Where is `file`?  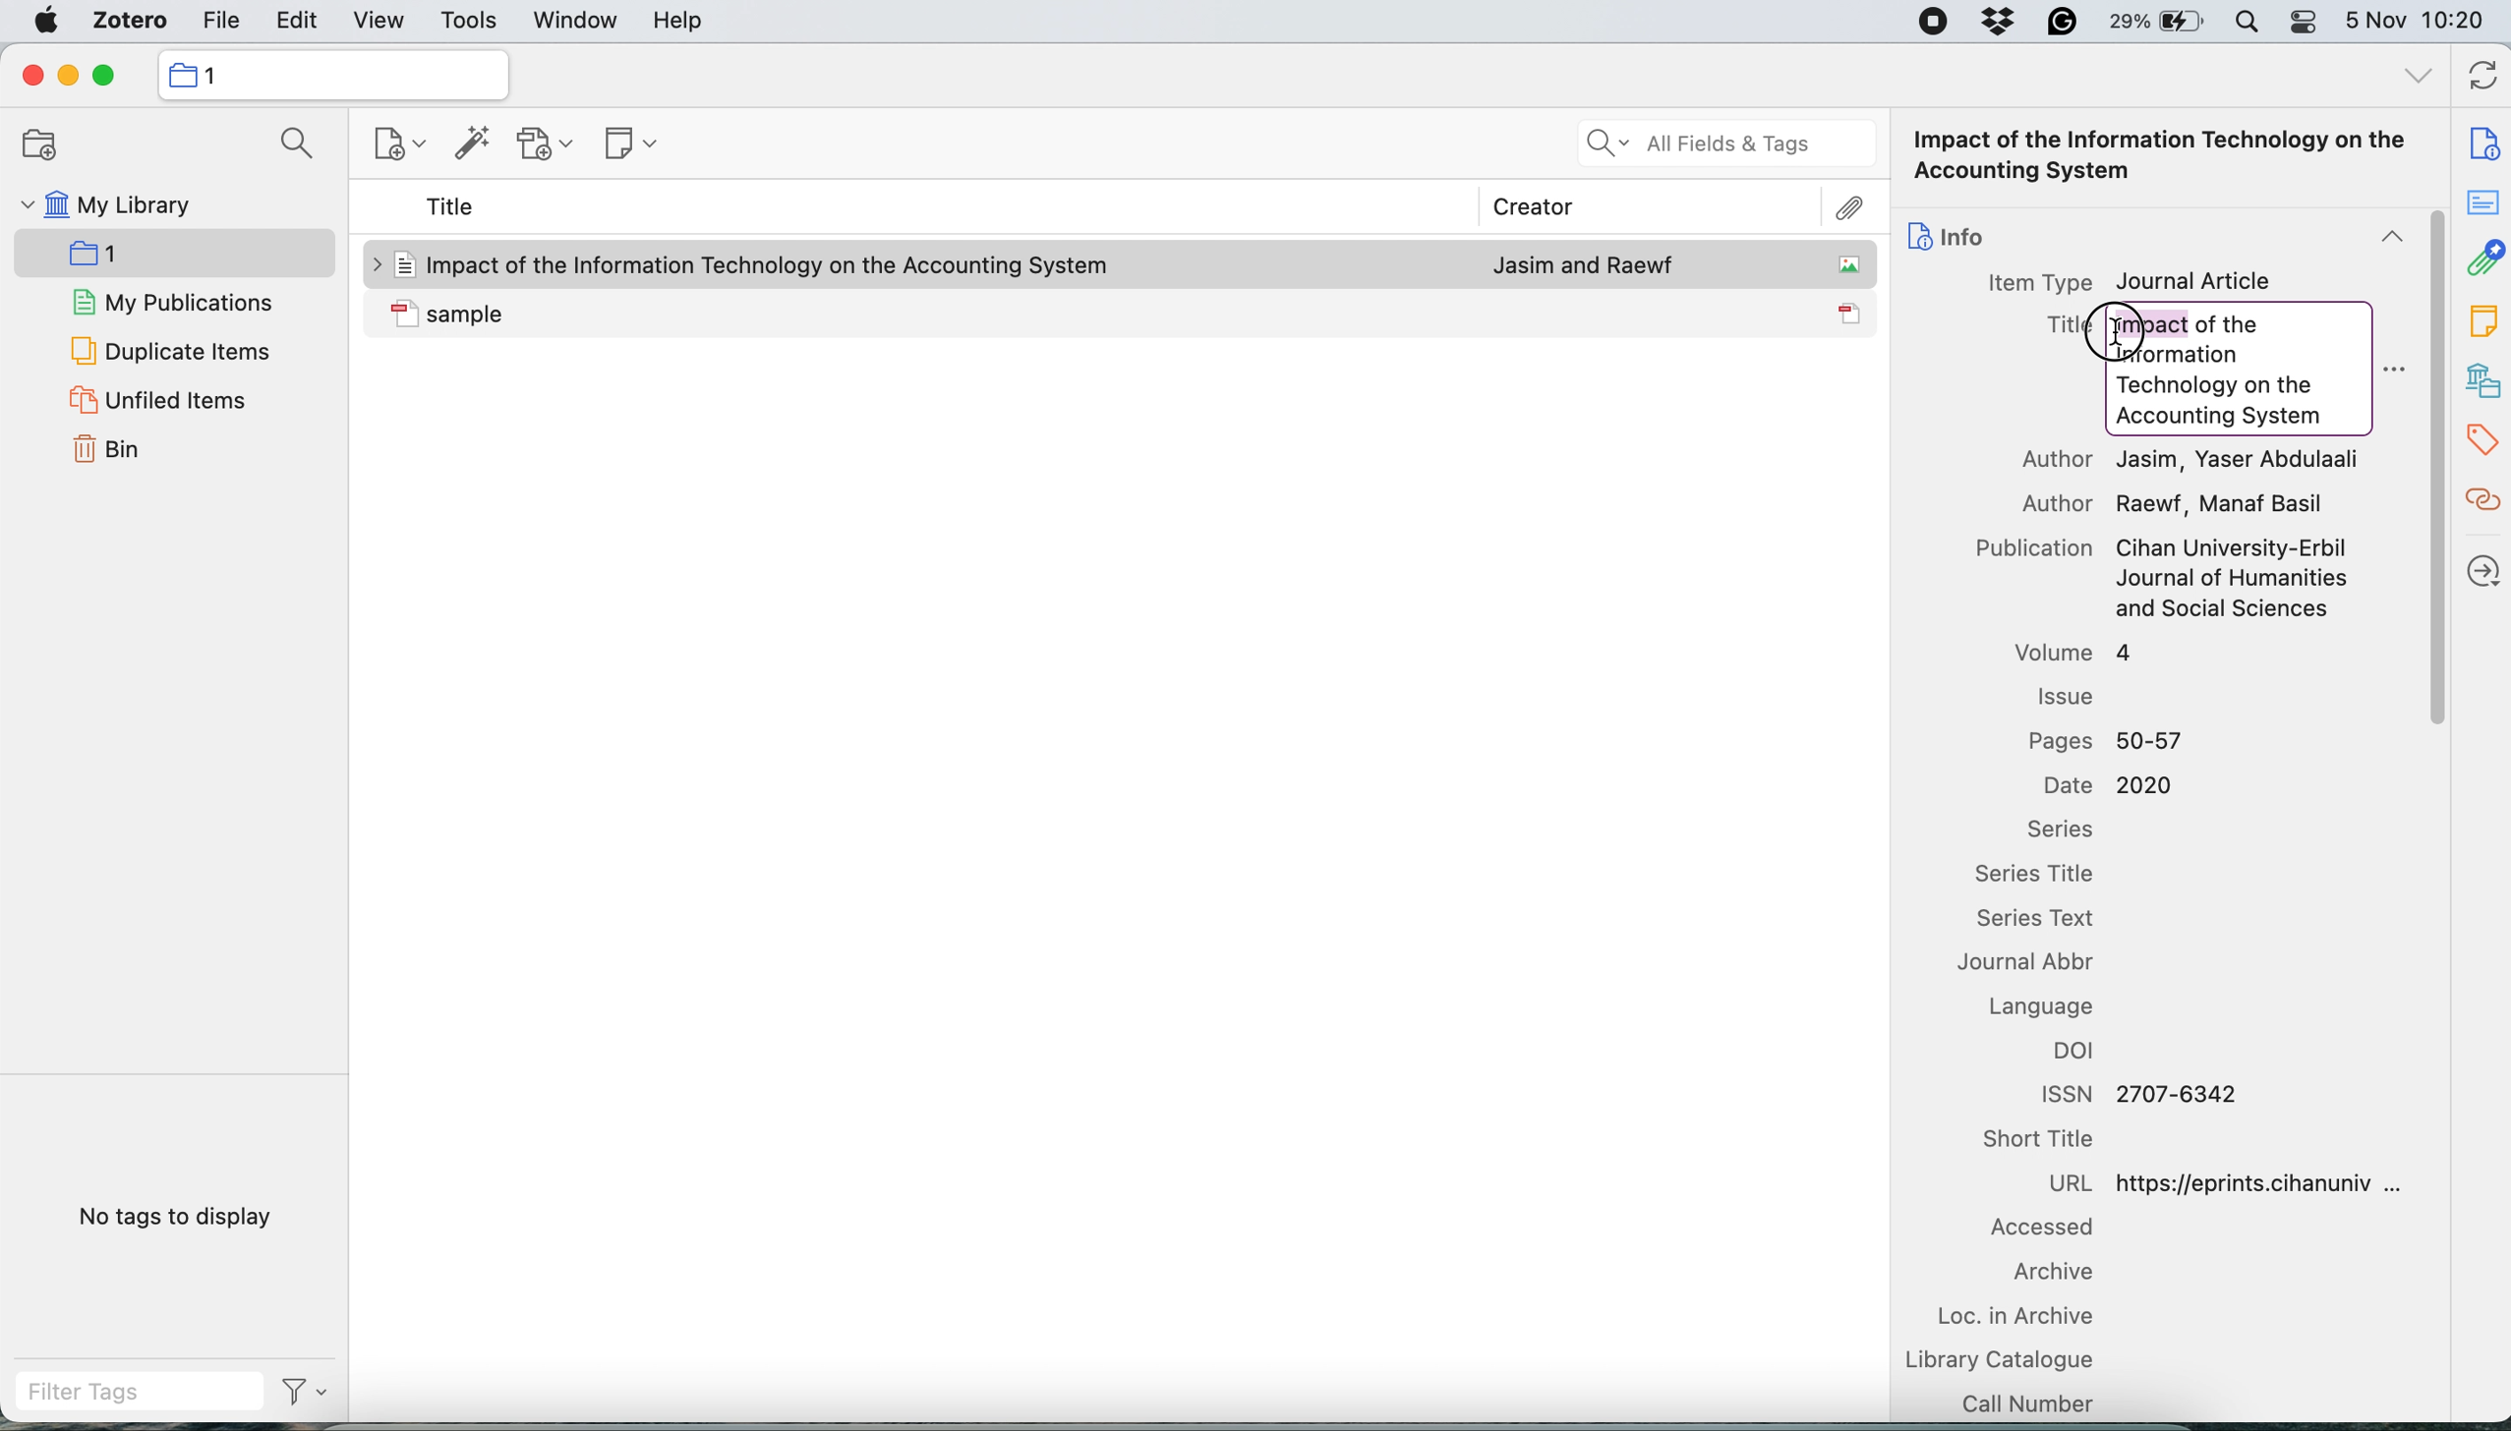 file is located at coordinates (220, 21).